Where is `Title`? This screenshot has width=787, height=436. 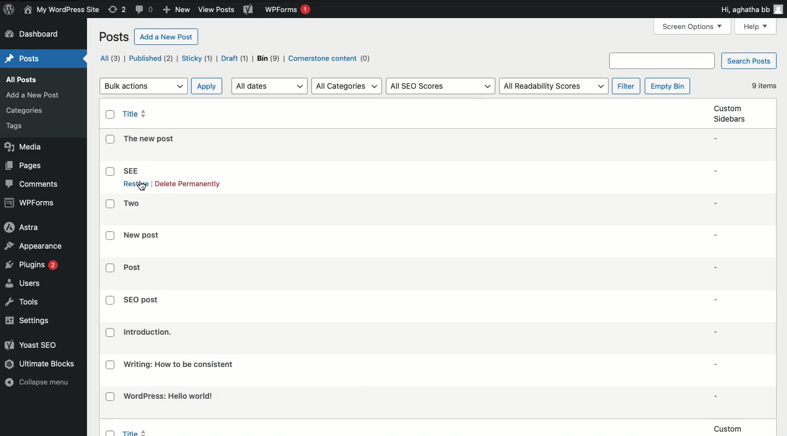 Title is located at coordinates (143, 236).